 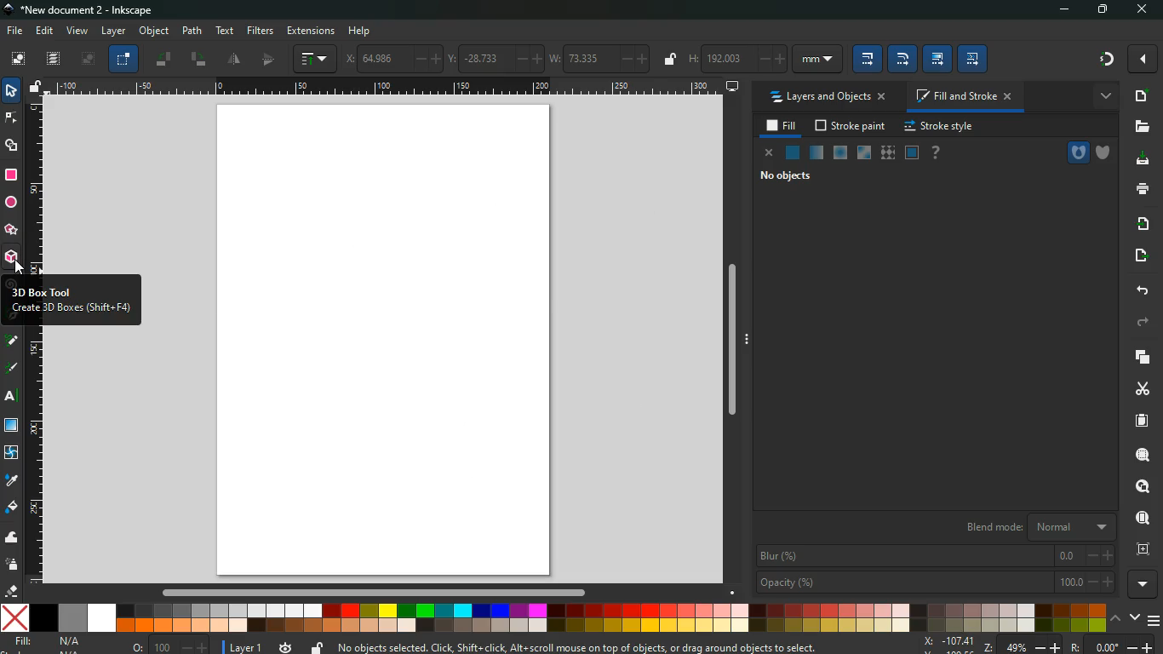 I want to click on download, so click(x=1139, y=159).